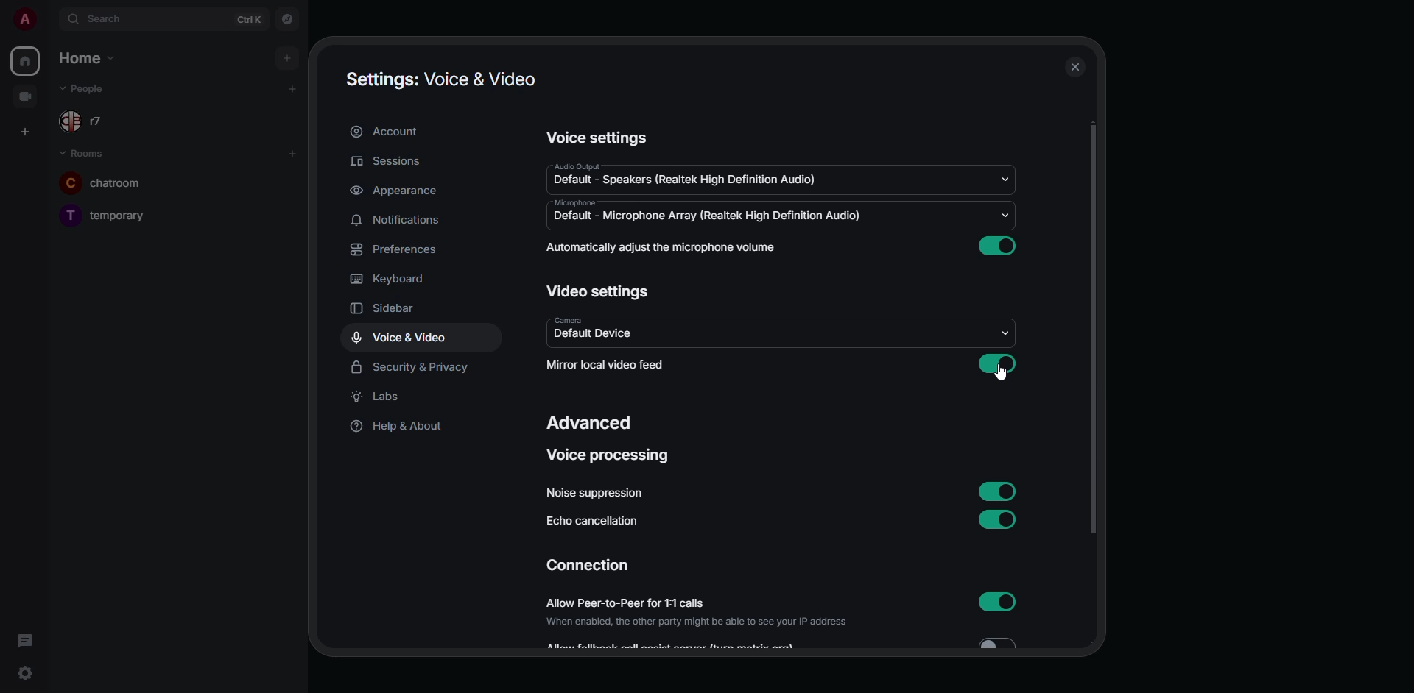 The height and width of the screenshot is (693, 1414). Describe the element at coordinates (398, 249) in the screenshot. I see `preferences` at that location.